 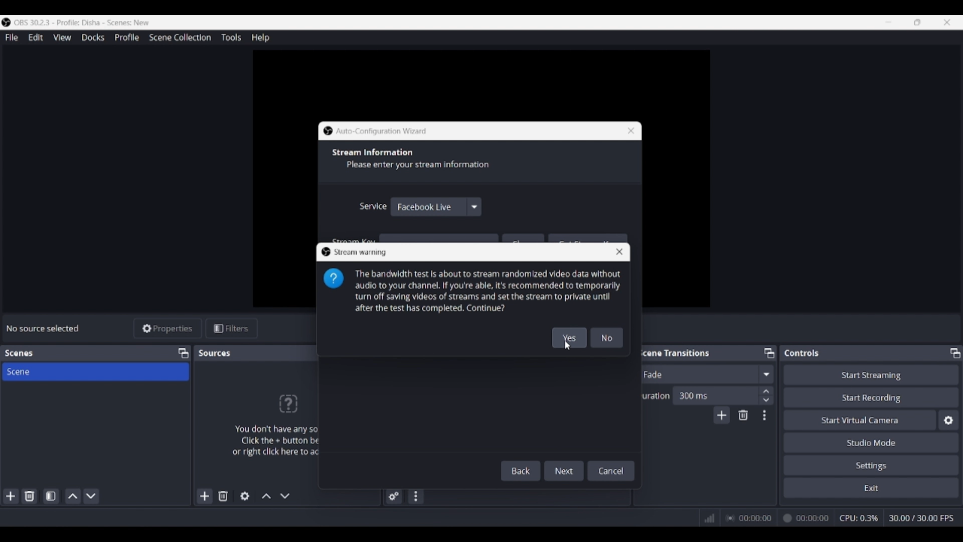 I want to click on Float controls panel, so click(x=955, y=353).